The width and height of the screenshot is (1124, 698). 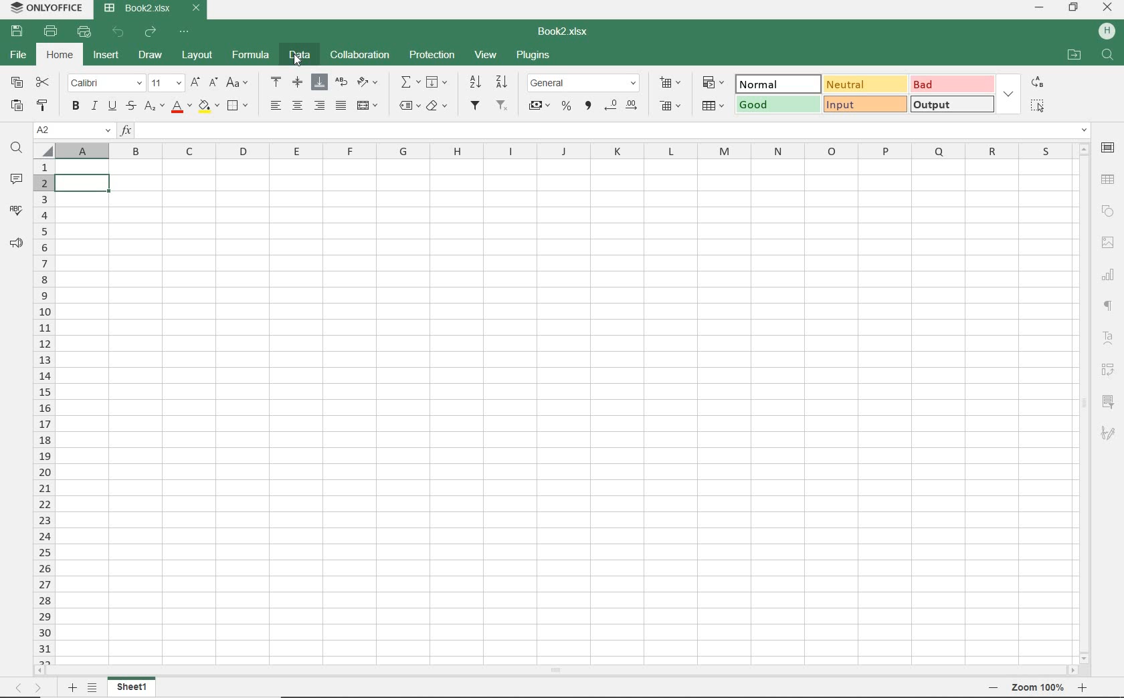 I want to click on FILE, so click(x=19, y=55).